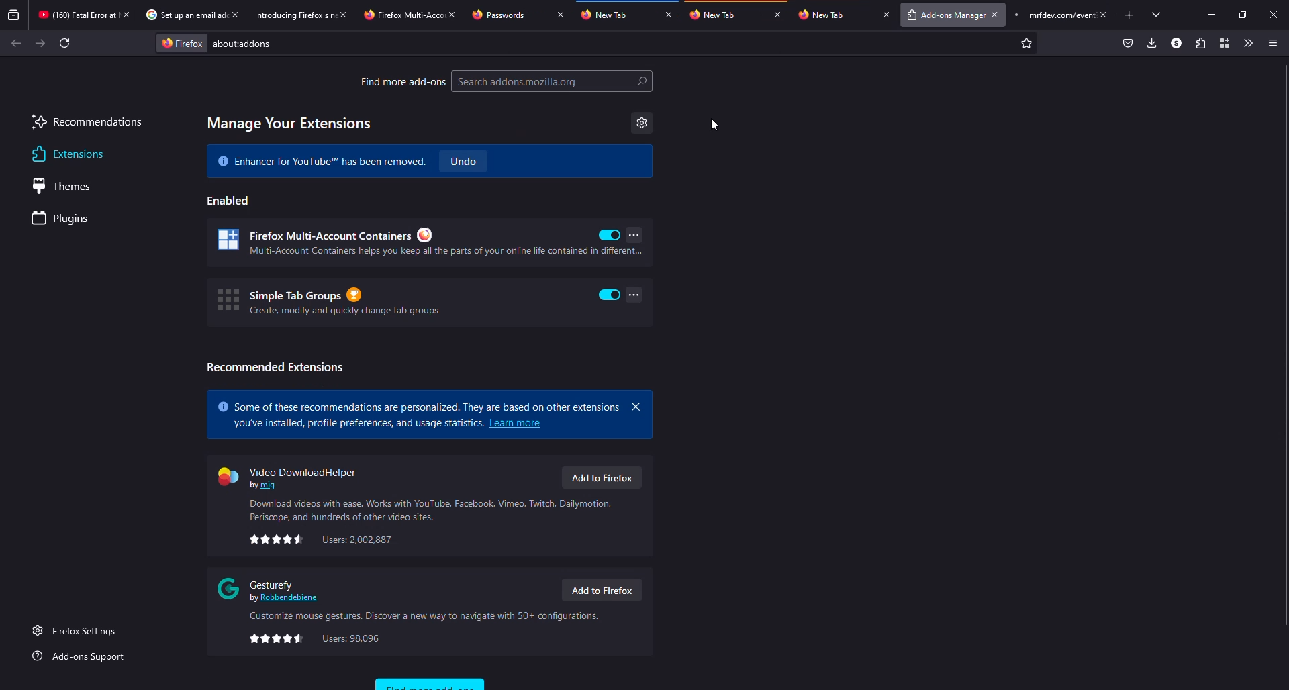 This screenshot has height=690, width=1289. Describe the element at coordinates (343, 14) in the screenshot. I see `close` at that location.